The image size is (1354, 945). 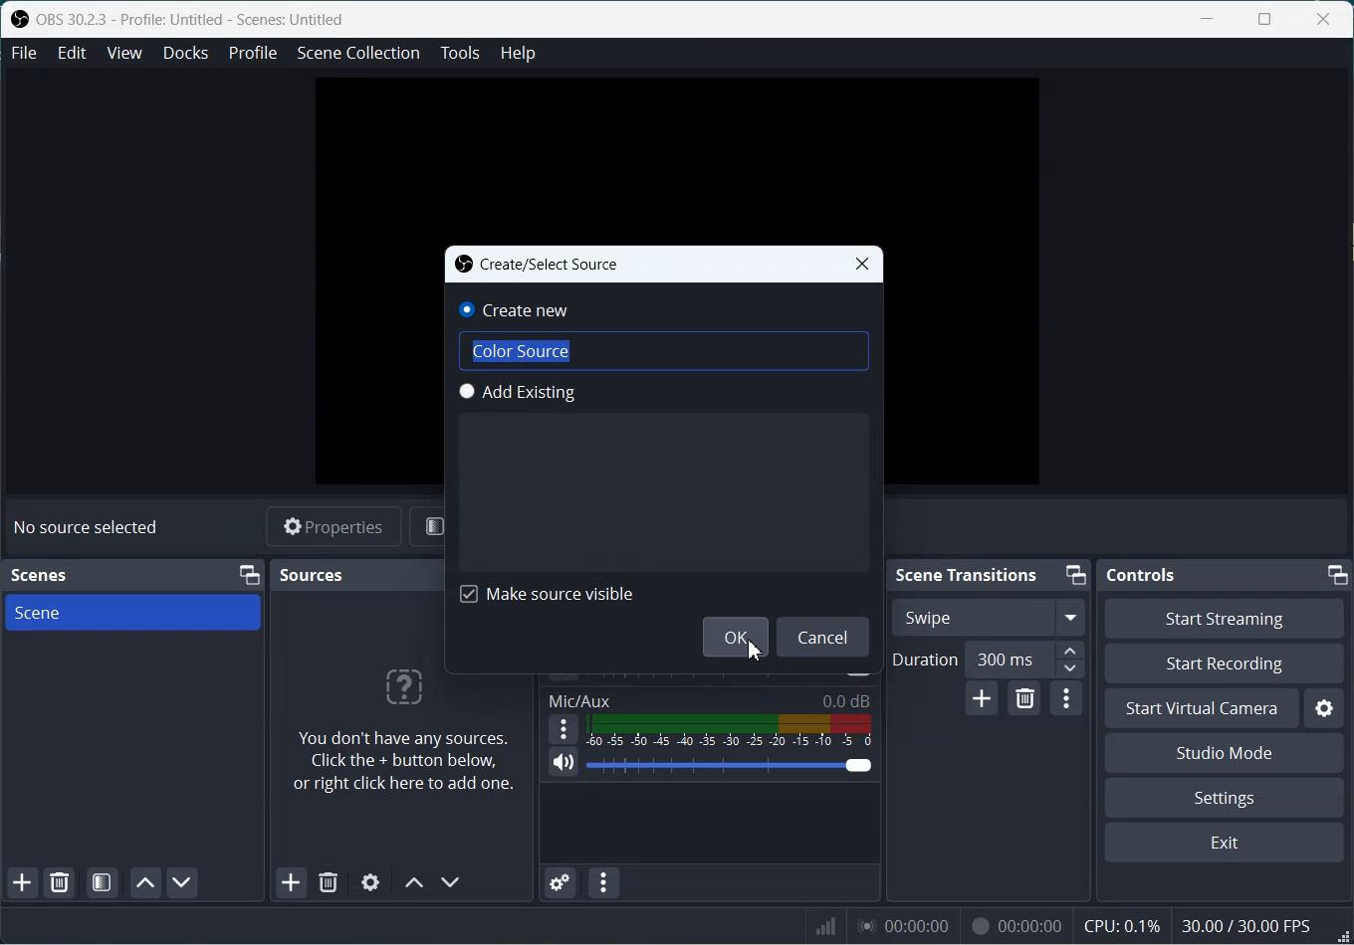 I want to click on Transition properties, so click(x=1068, y=699).